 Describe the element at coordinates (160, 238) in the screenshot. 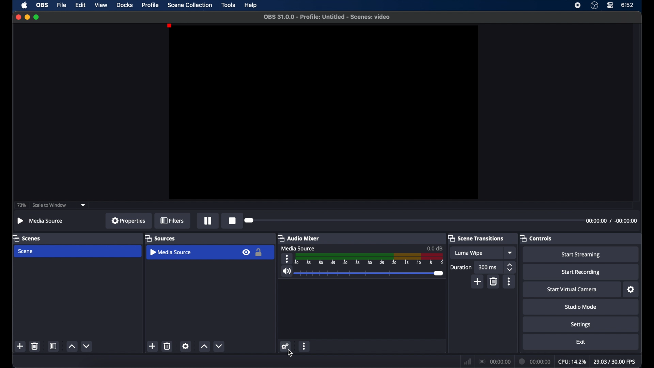

I see `sources` at that location.